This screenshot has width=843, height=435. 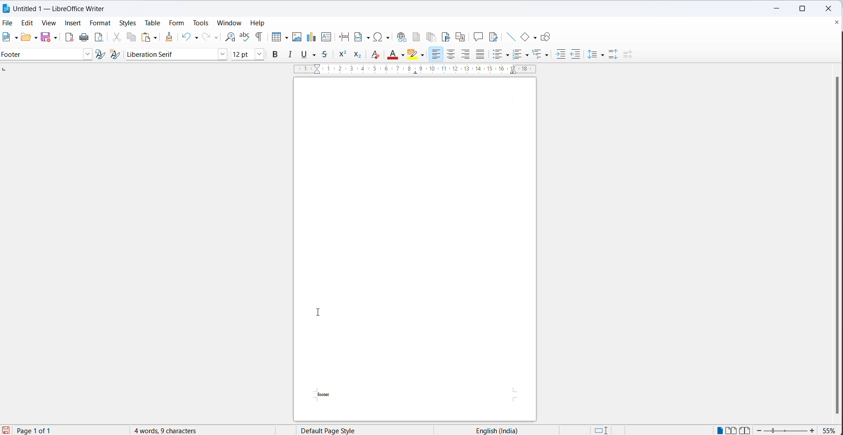 What do you see at coordinates (746, 430) in the screenshot?
I see `book view` at bounding box center [746, 430].